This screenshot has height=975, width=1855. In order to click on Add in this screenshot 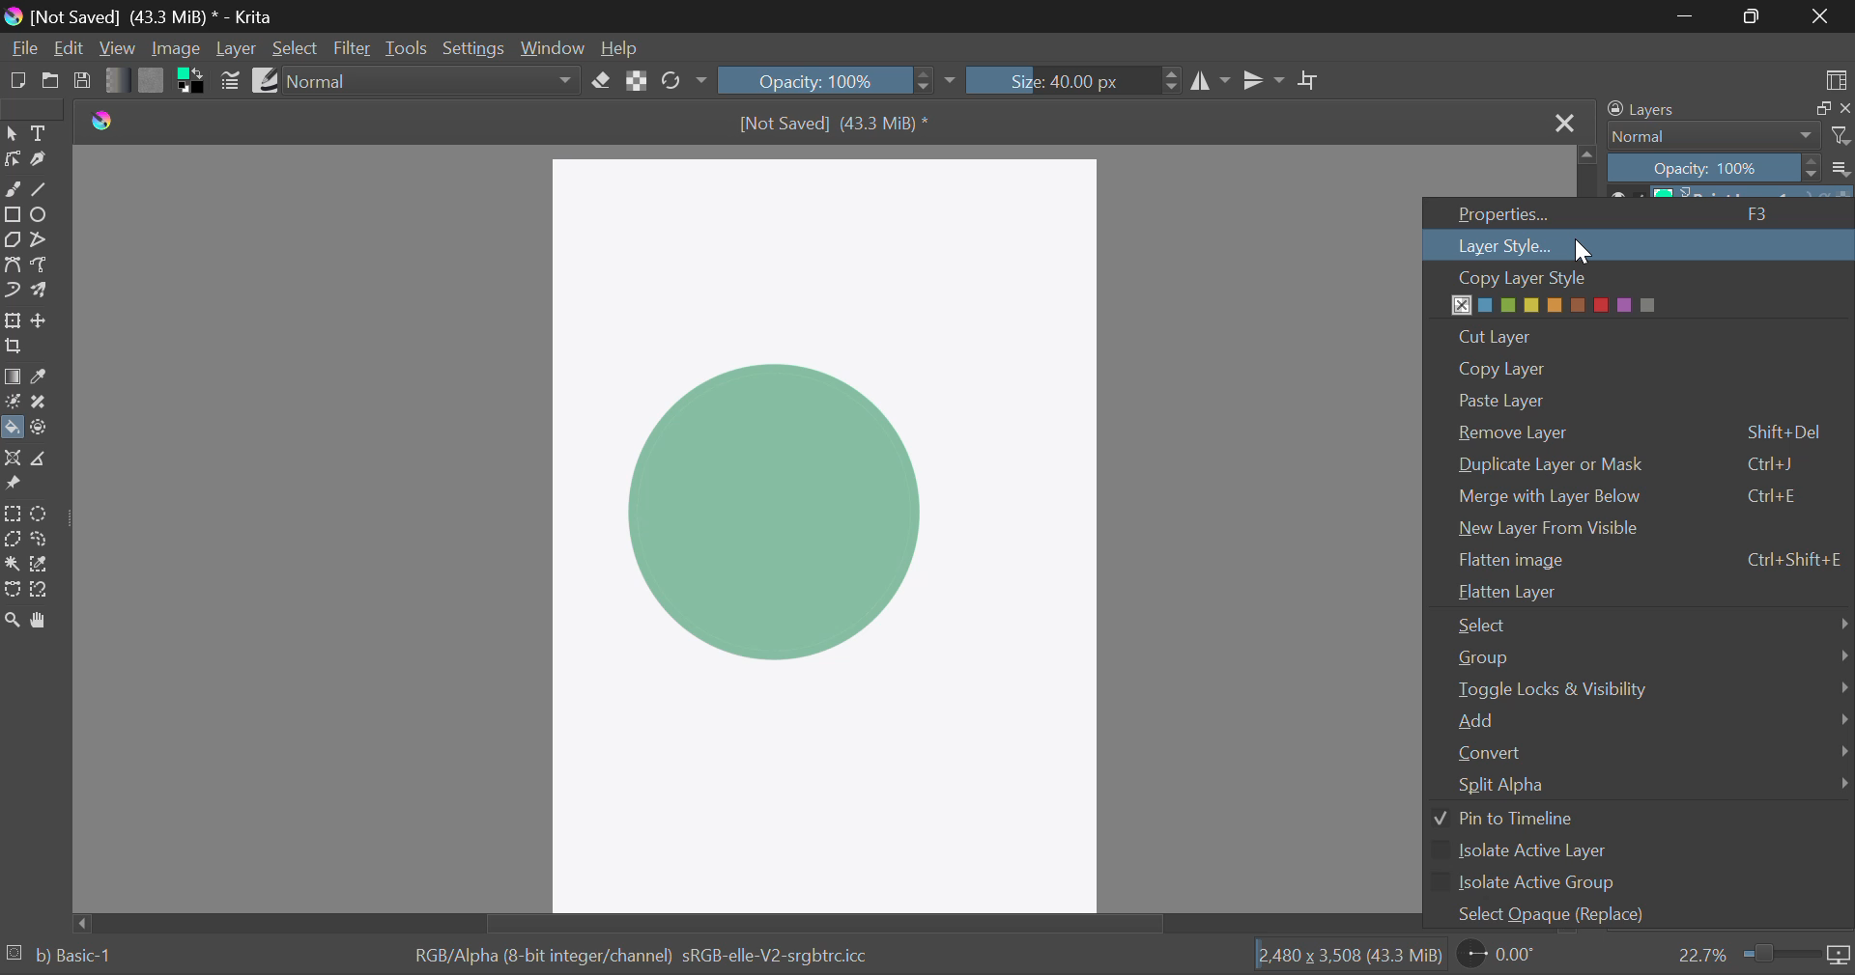, I will do `click(1648, 723)`.